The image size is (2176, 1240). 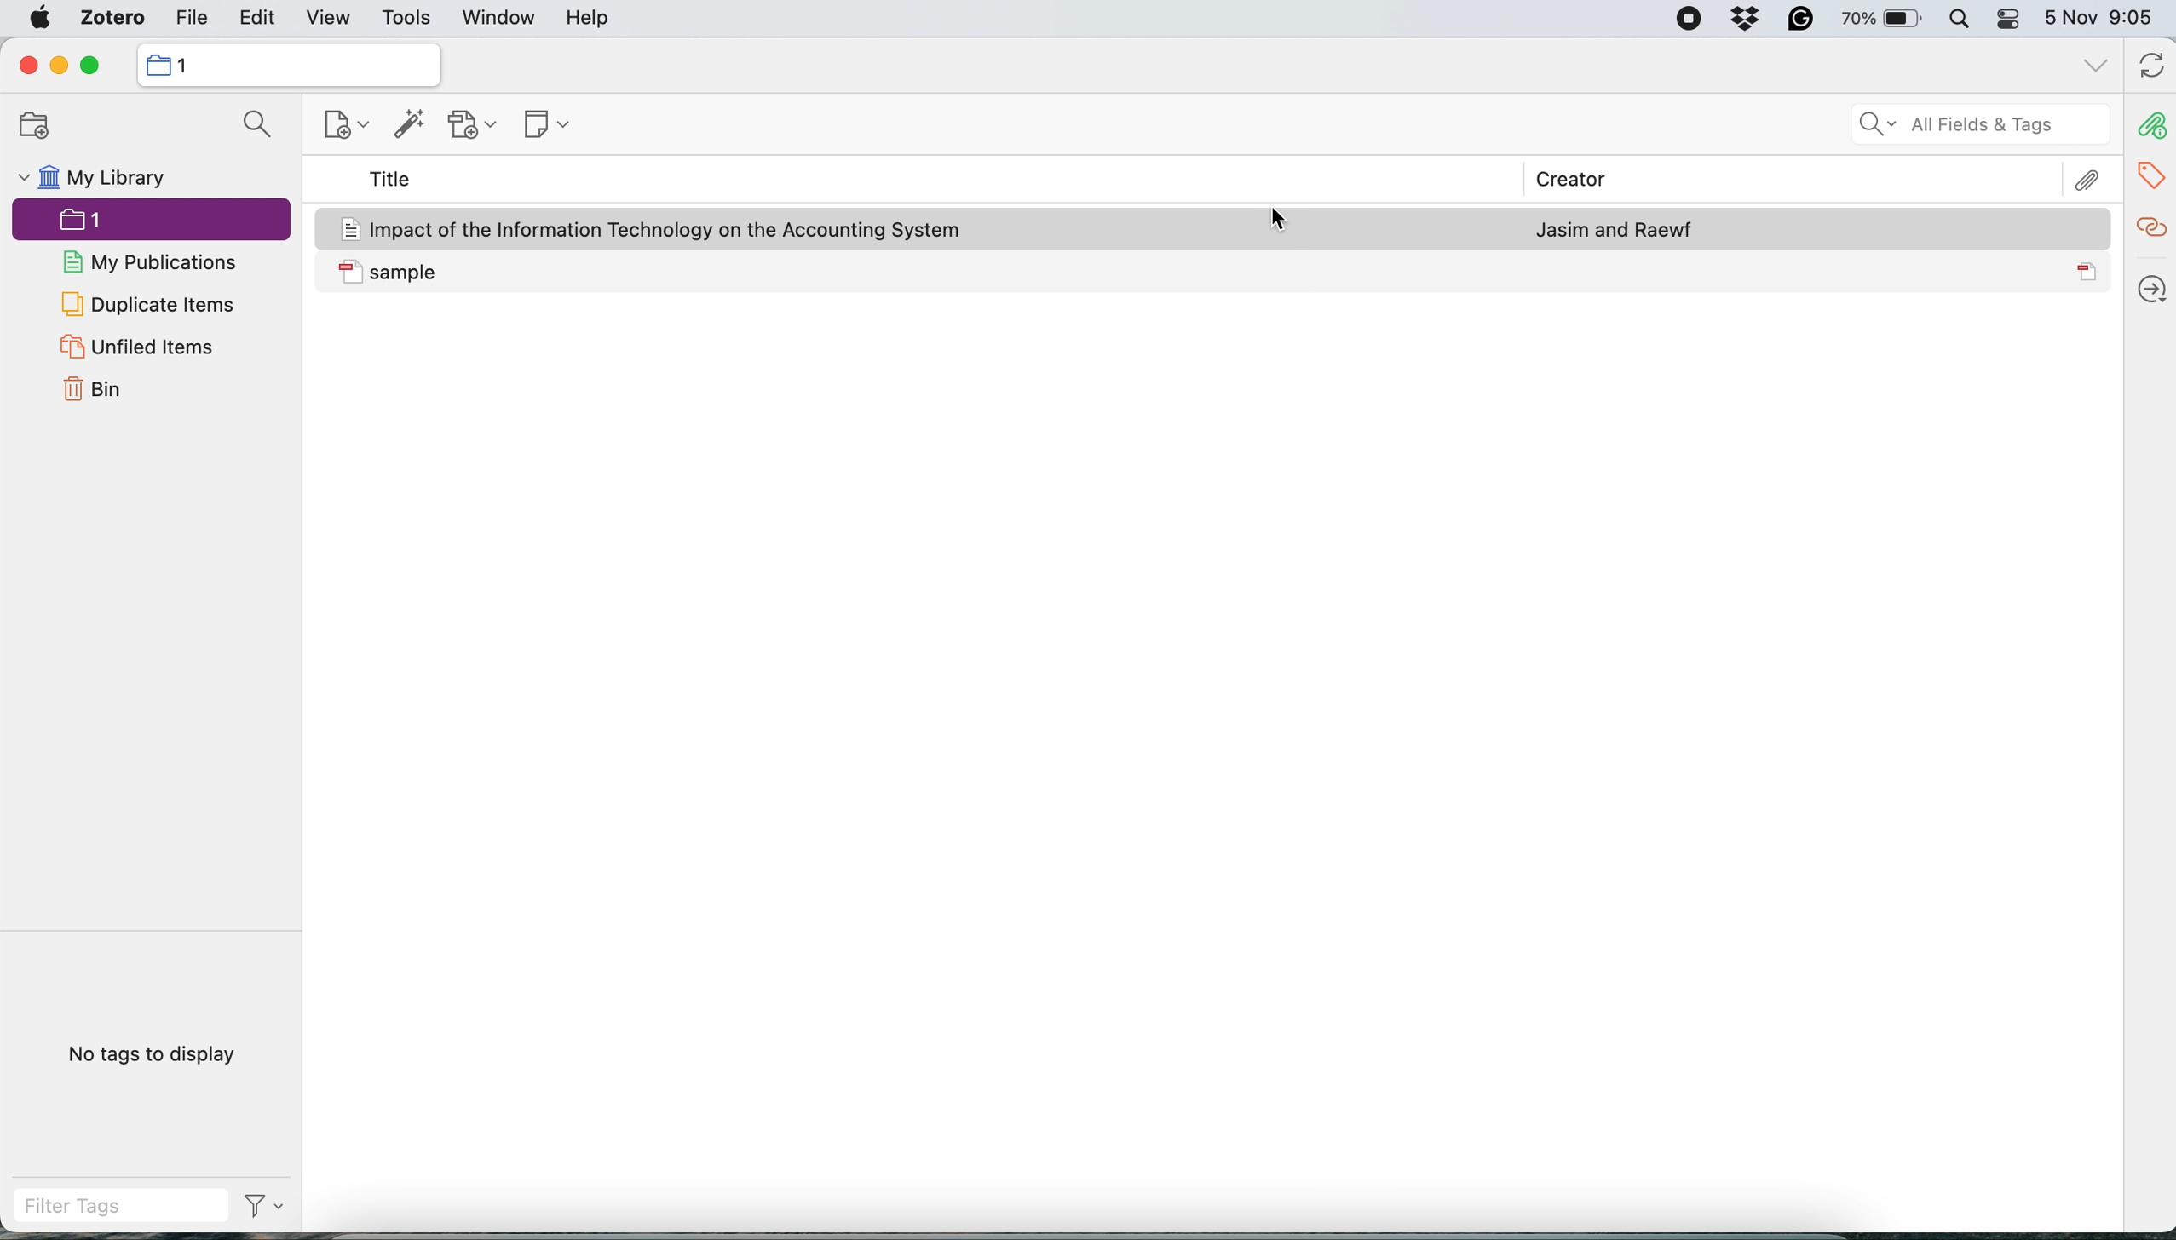 What do you see at coordinates (334, 129) in the screenshot?
I see `new collection` at bounding box center [334, 129].